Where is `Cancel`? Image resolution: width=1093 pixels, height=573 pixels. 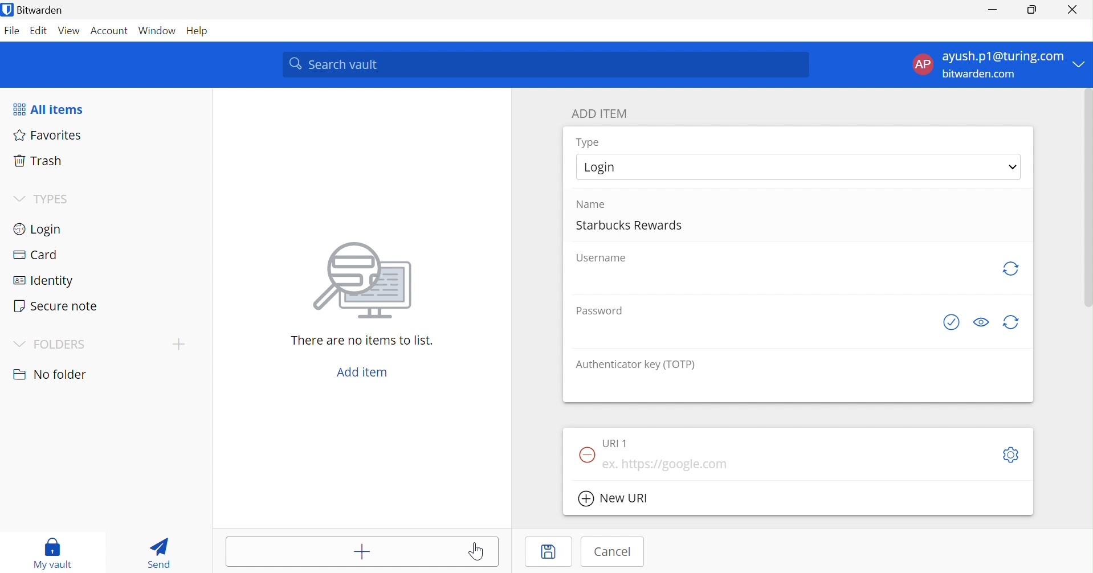
Cancel is located at coordinates (615, 552).